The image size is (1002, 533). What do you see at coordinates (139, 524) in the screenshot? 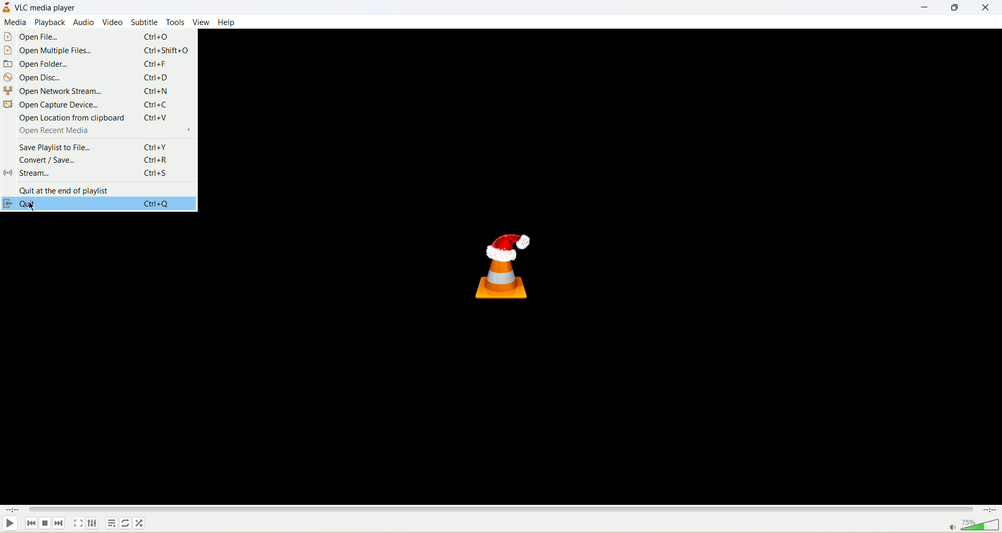
I see `random` at bounding box center [139, 524].